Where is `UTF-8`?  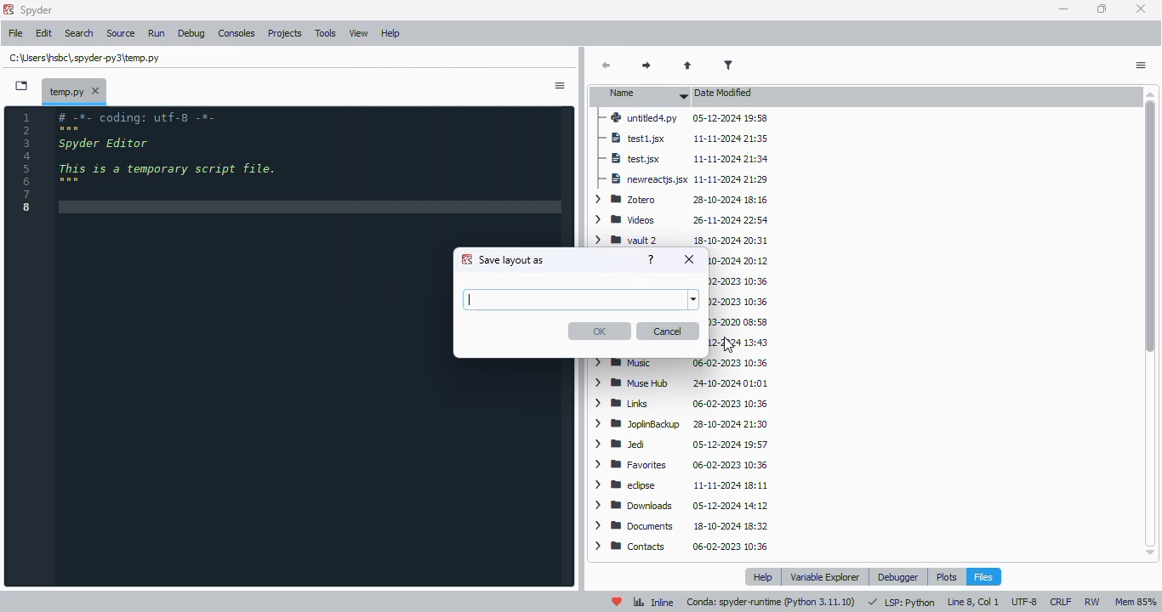
UTF-8 is located at coordinates (1024, 603).